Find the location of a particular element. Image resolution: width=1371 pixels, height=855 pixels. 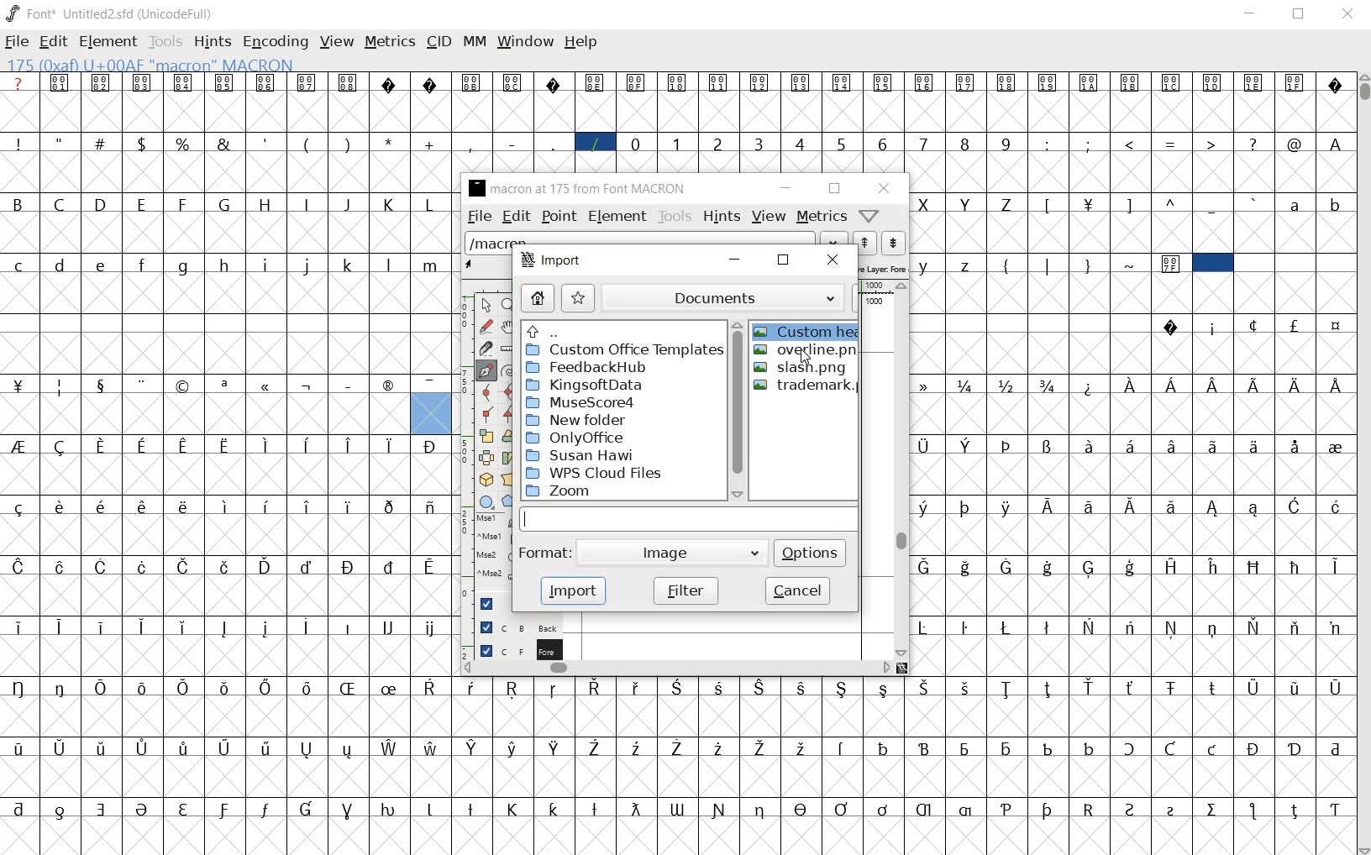

3D rotate is located at coordinates (486, 478).